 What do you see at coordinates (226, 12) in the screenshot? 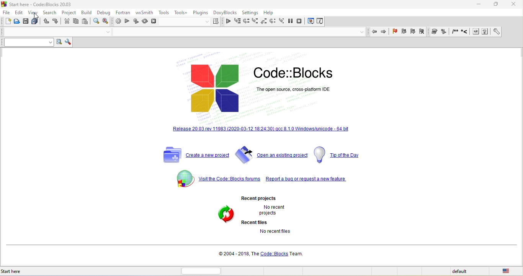
I see `doxyblocks` at bounding box center [226, 12].